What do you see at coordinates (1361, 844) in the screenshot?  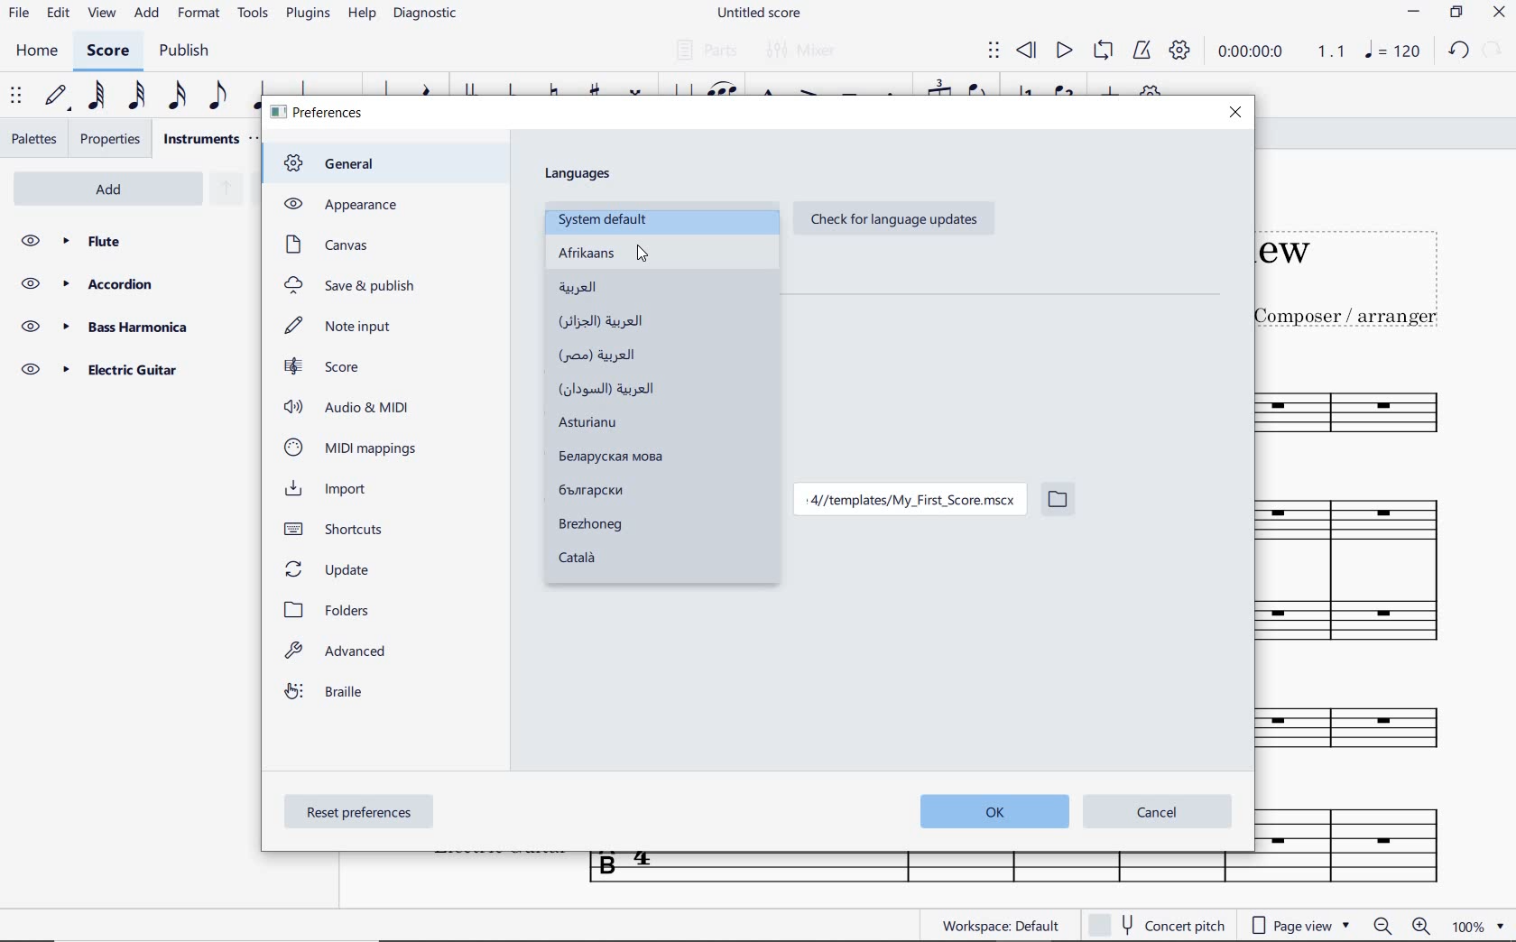 I see `Instrument: Electric guitar` at bounding box center [1361, 844].